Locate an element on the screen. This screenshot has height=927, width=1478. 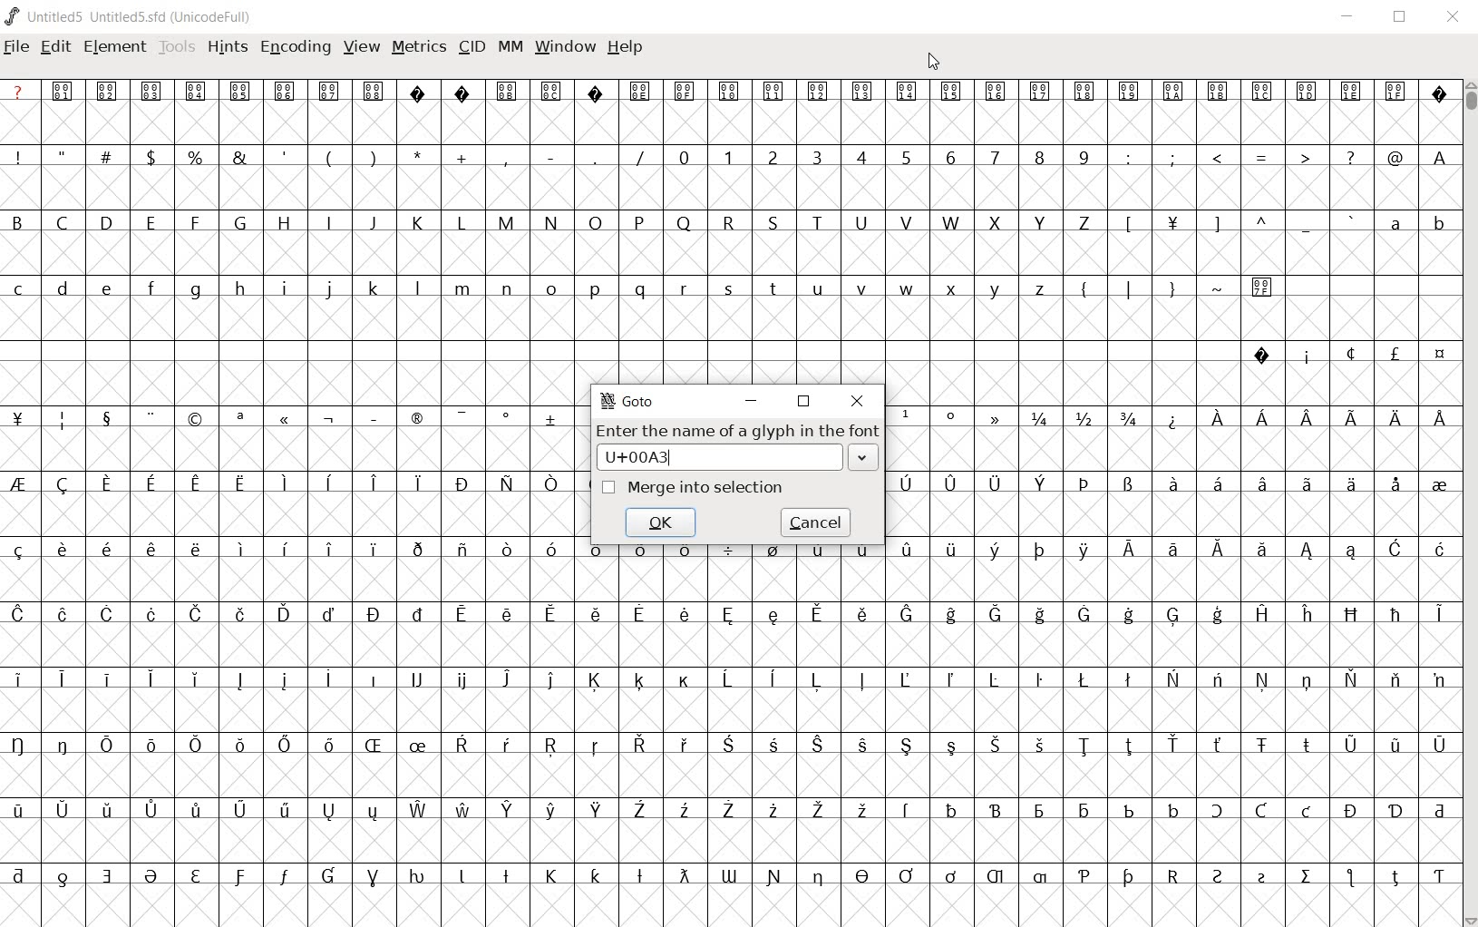
Symbol is located at coordinates (772, 746).